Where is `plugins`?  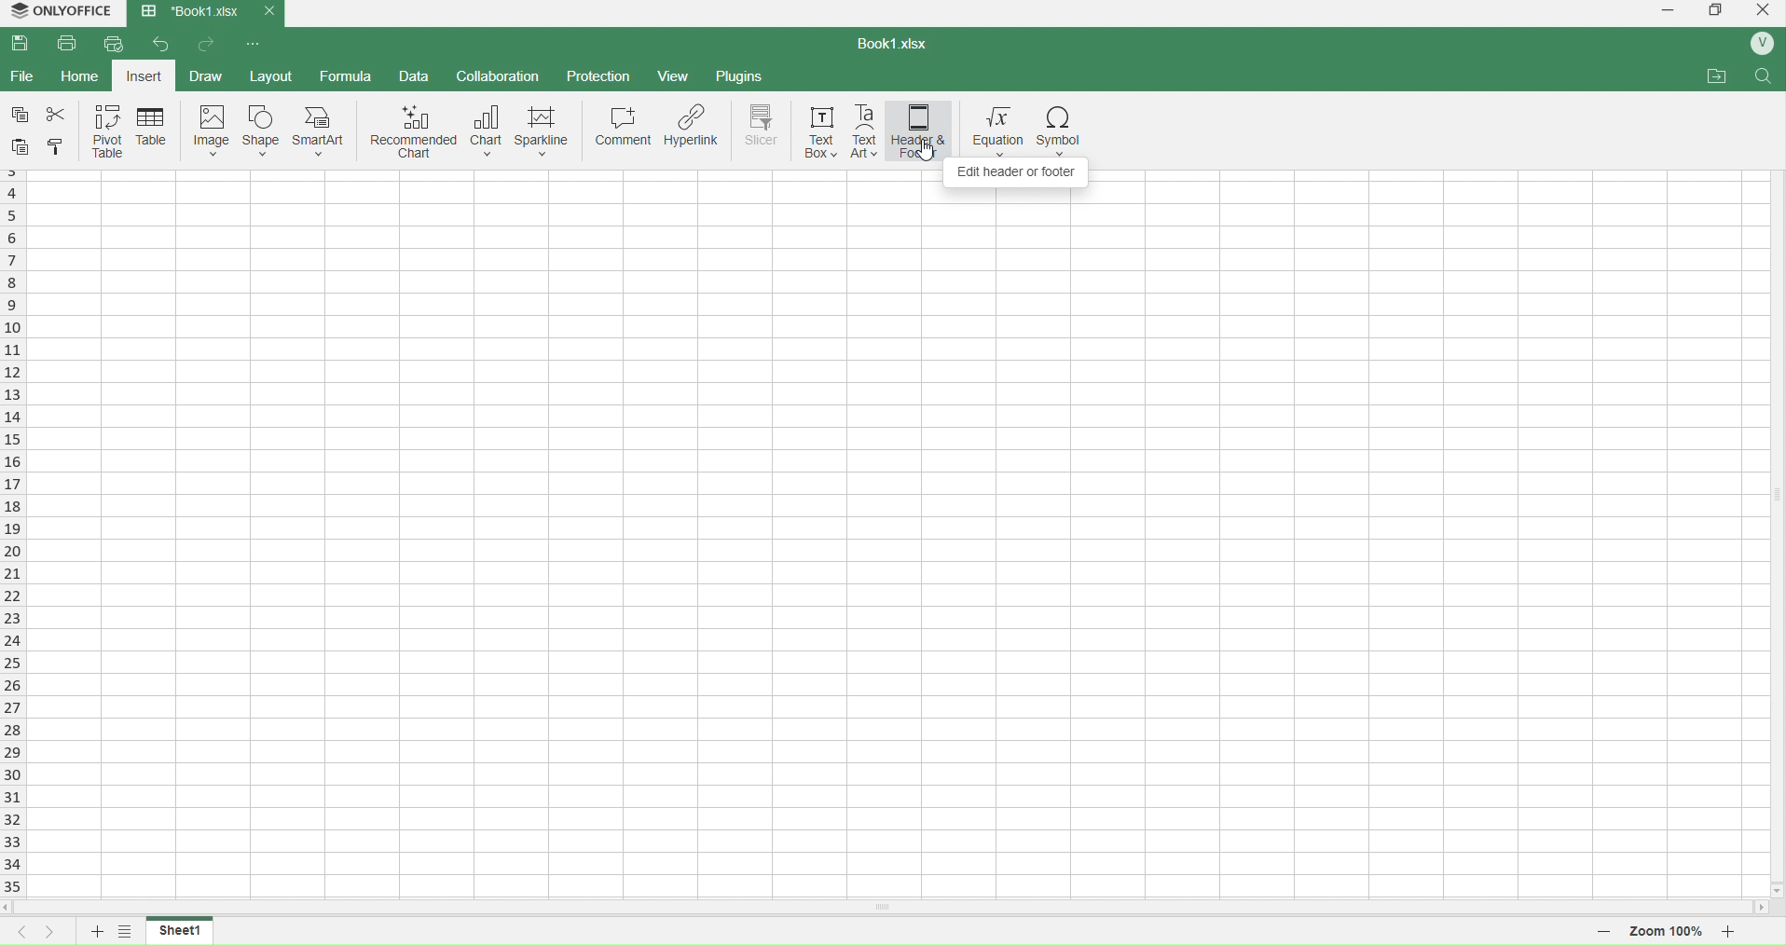
plugins is located at coordinates (745, 76).